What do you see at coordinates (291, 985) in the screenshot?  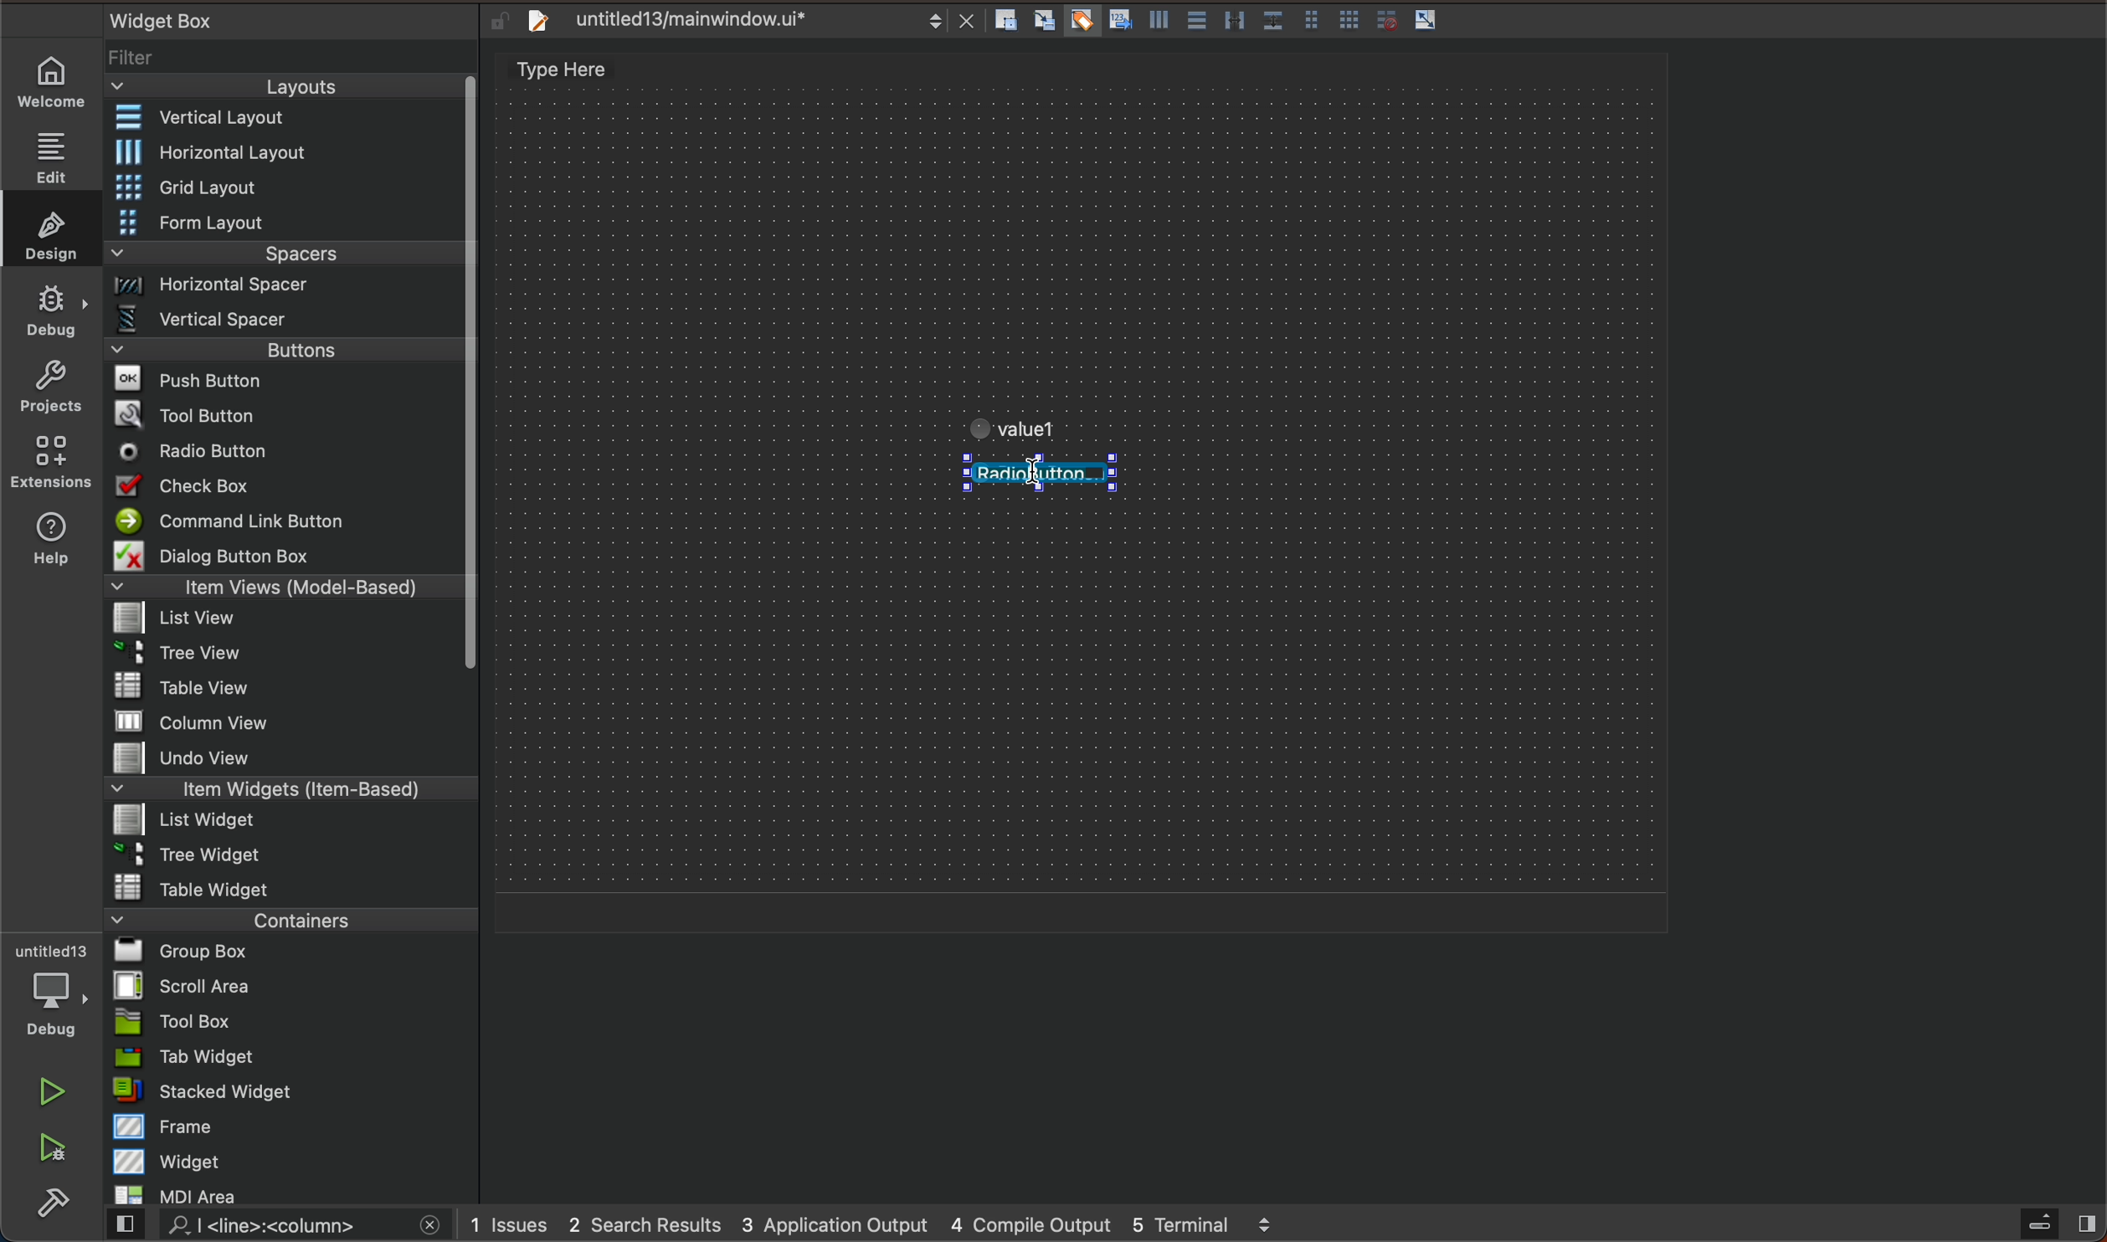 I see `scroll area` at bounding box center [291, 985].